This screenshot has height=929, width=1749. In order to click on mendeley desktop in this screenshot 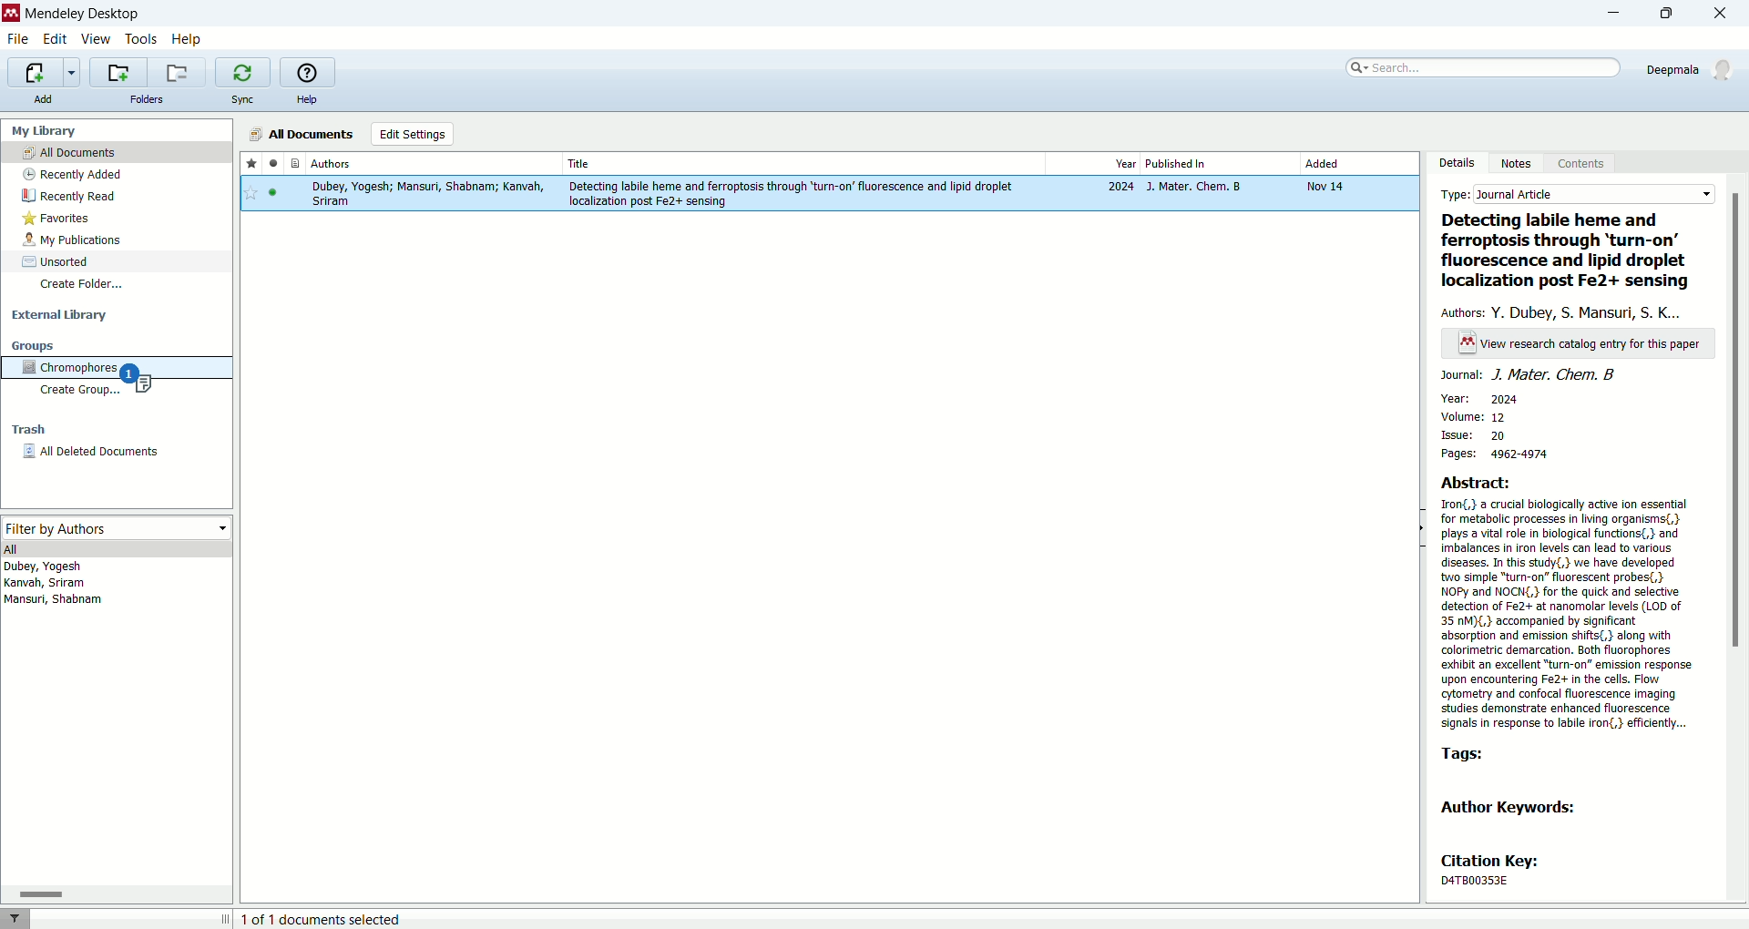, I will do `click(81, 14)`.